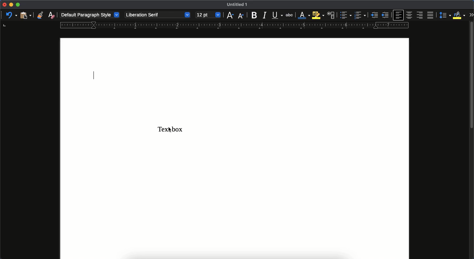 This screenshot has height=259, width=474. I want to click on paste, so click(25, 15).